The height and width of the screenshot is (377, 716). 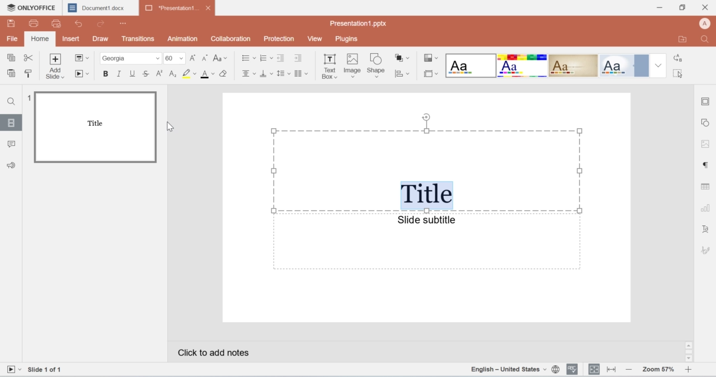 I want to click on add slide, so click(x=56, y=67).